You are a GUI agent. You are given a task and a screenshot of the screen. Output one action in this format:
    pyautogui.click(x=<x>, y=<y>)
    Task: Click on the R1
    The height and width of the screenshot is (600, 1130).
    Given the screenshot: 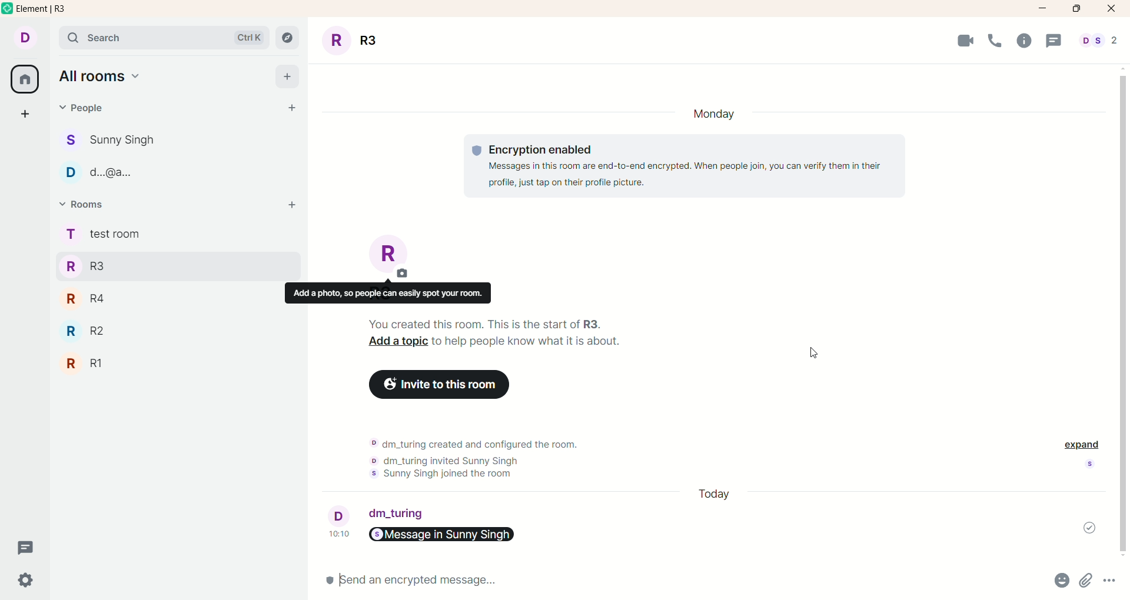 What is the action you would take?
    pyautogui.click(x=97, y=364)
    